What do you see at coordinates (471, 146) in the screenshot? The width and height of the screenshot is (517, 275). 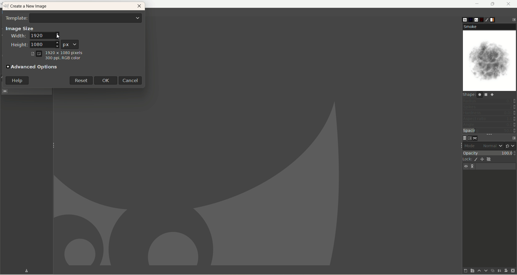 I see `mode` at bounding box center [471, 146].